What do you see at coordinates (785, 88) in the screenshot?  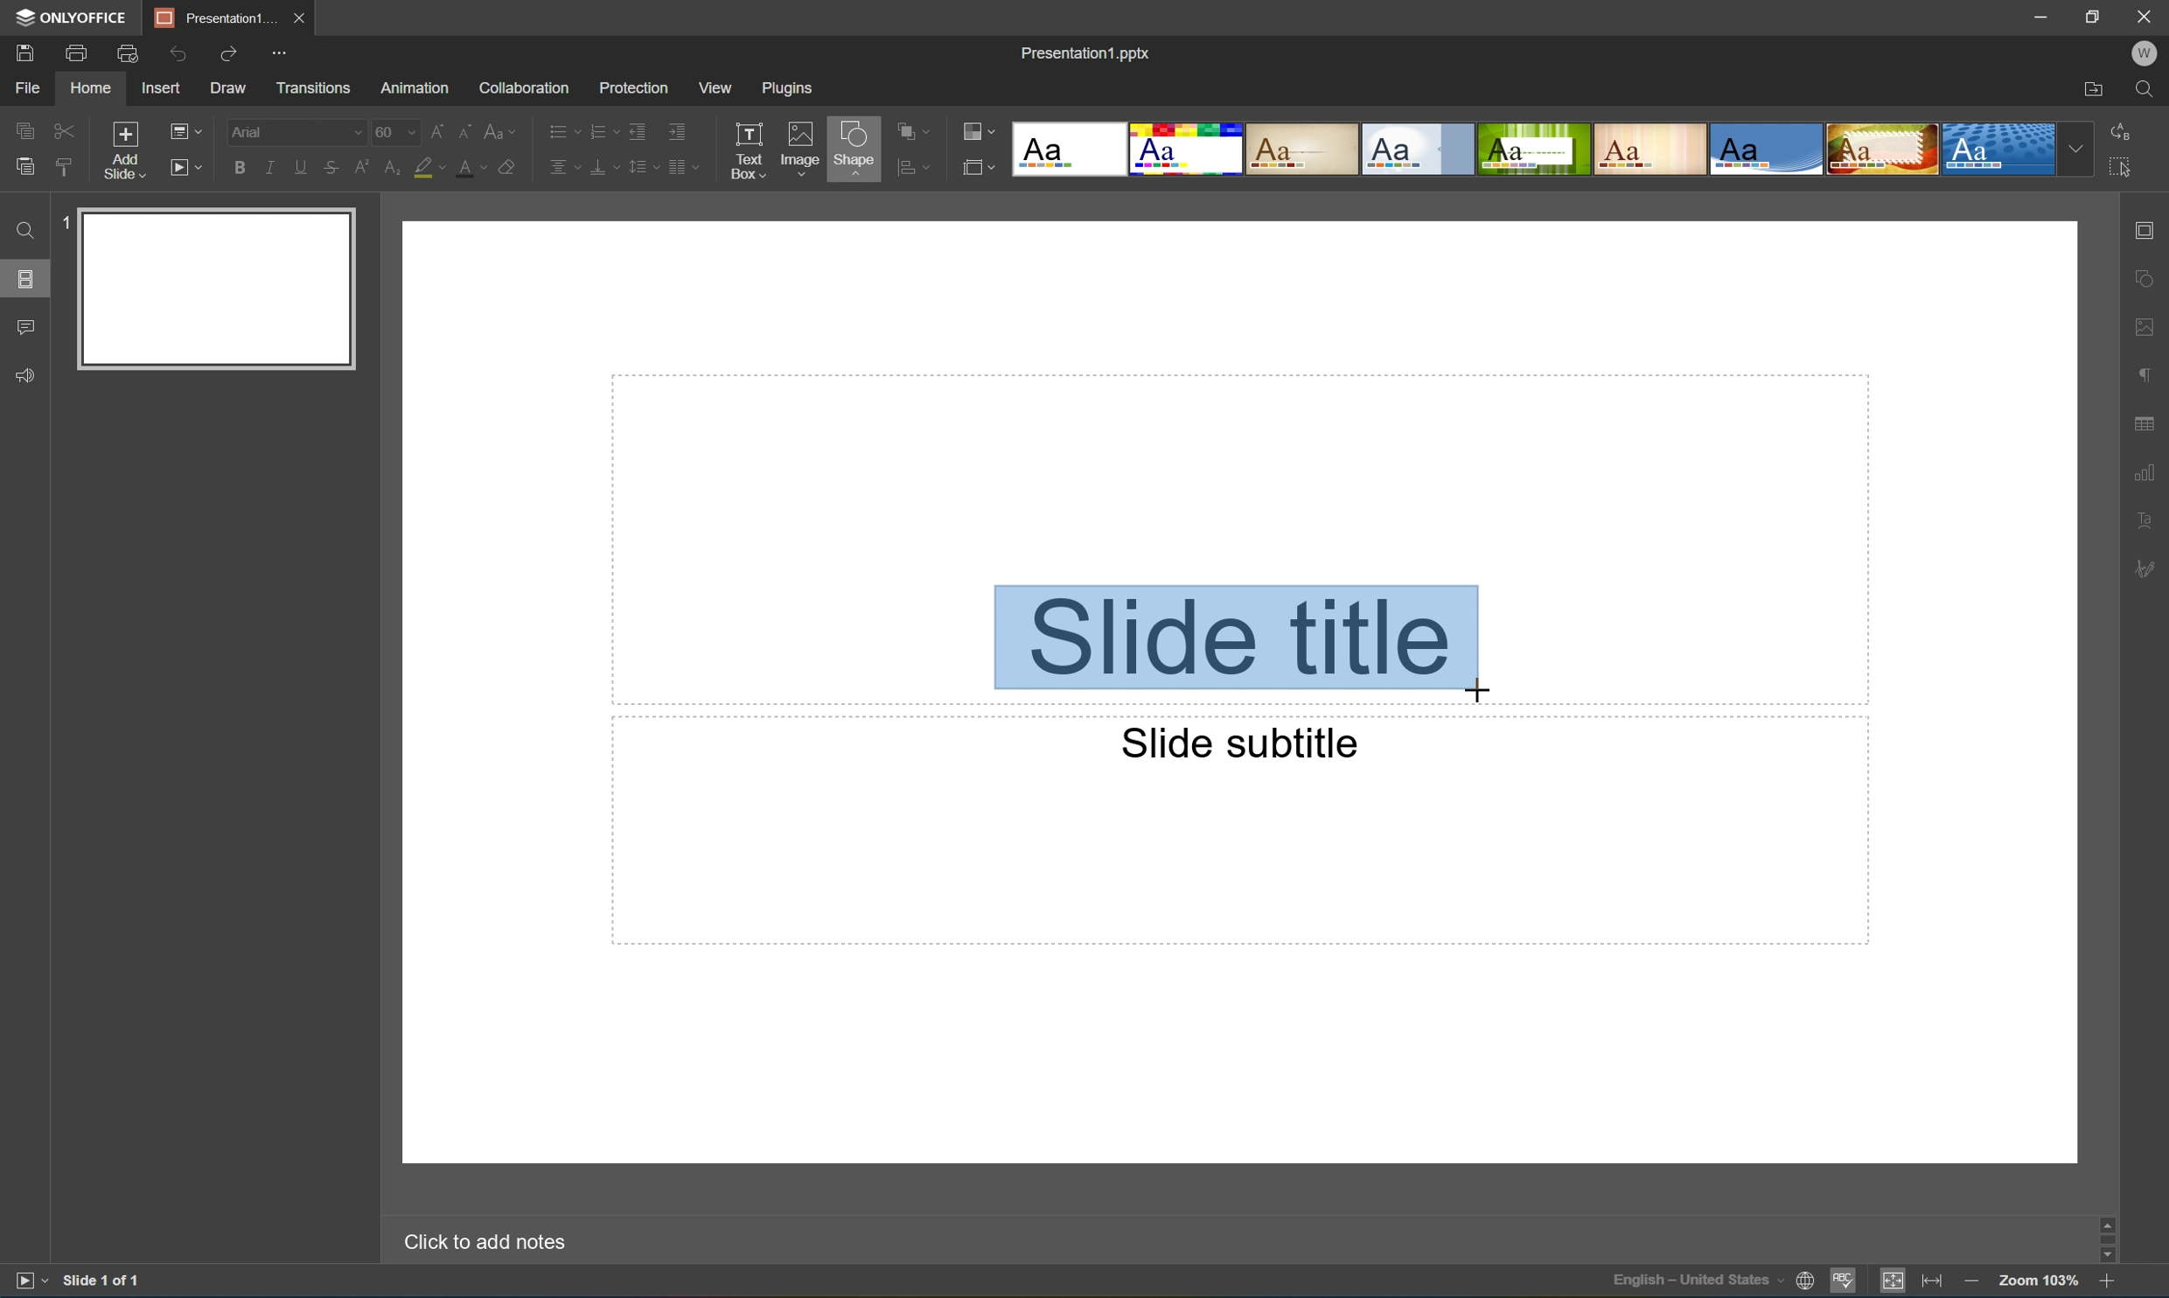 I see `Plugins` at bounding box center [785, 88].